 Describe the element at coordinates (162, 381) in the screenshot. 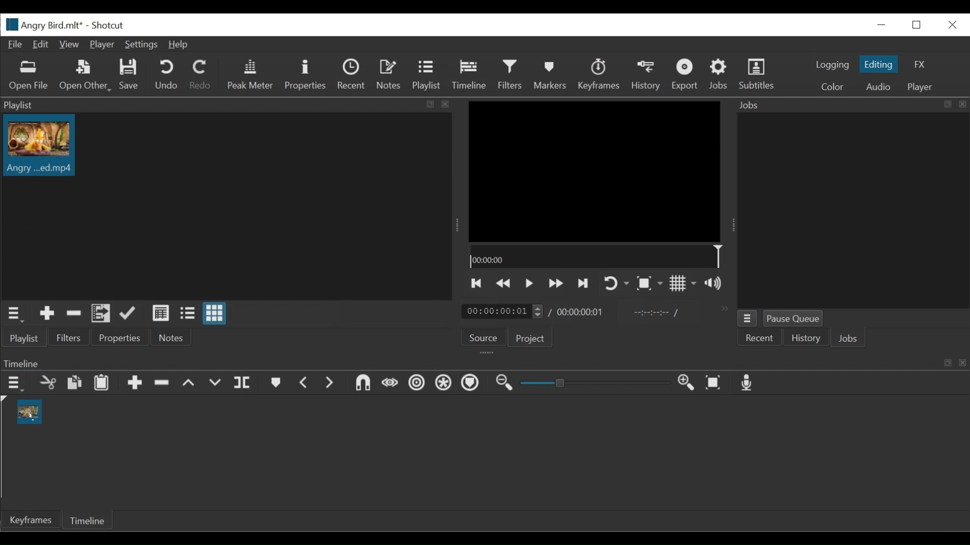

I see `Remove cut` at that location.